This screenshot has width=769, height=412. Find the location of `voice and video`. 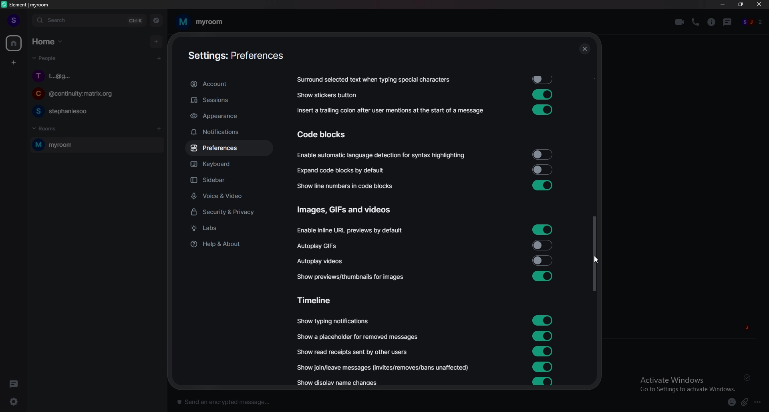

voice and video is located at coordinates (231, 196).